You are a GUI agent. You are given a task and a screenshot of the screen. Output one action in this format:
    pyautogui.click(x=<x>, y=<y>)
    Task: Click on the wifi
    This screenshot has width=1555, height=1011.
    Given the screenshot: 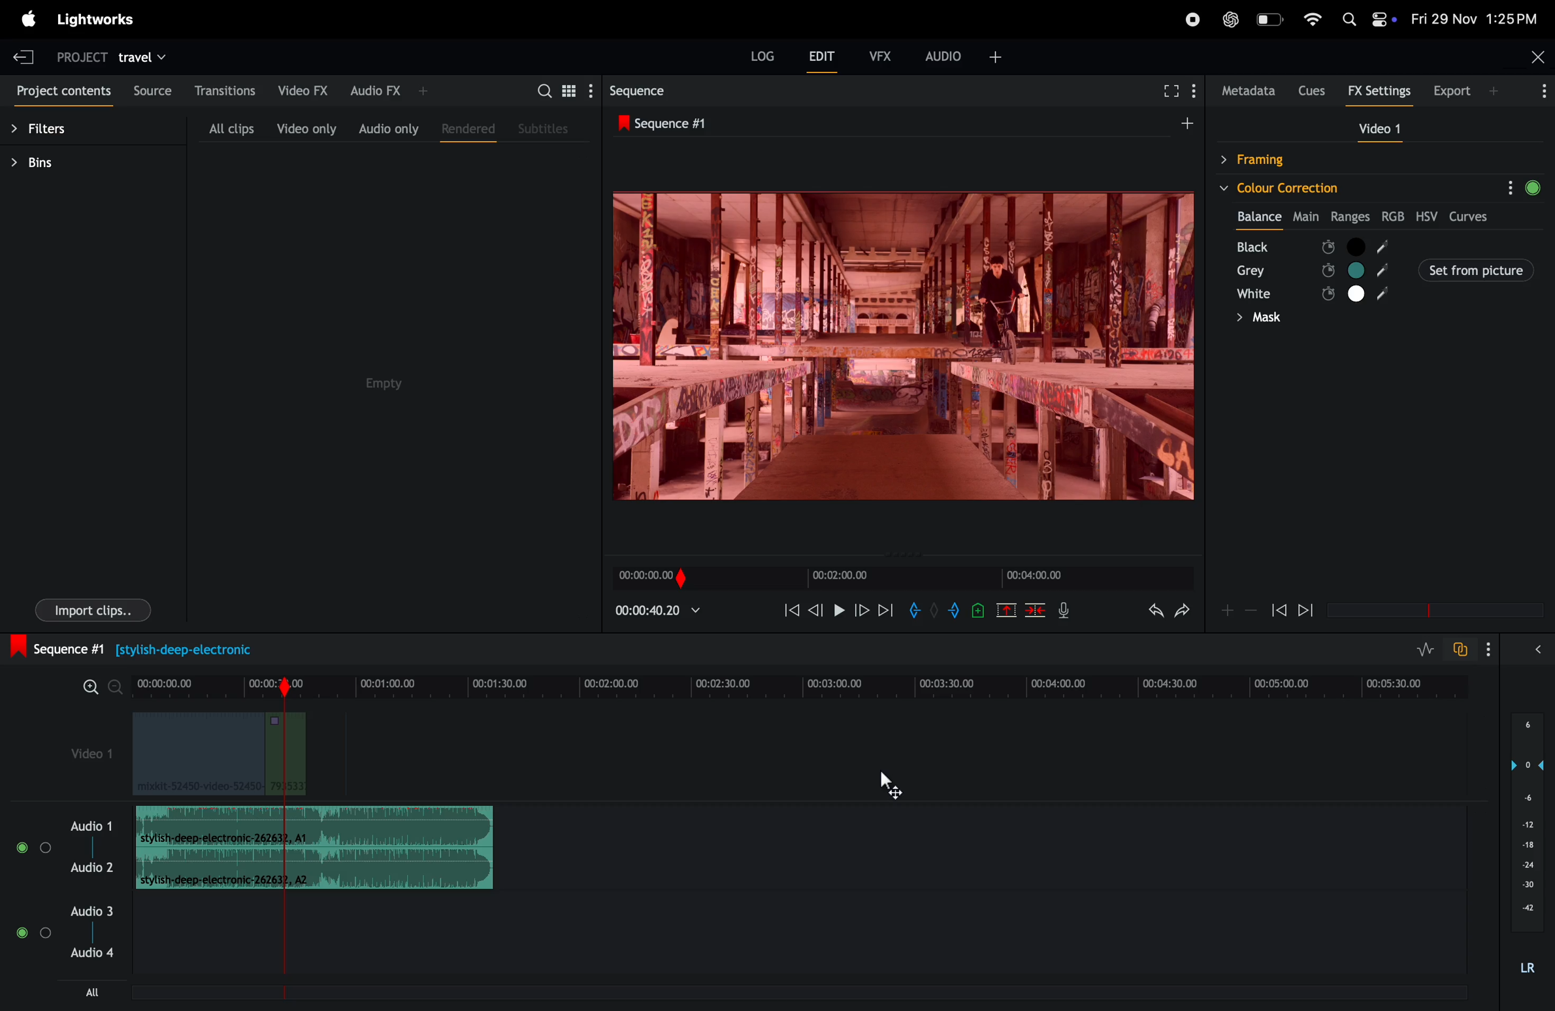 What is the action you would take?
    pyautogui.click(x=1313, y=20)
    